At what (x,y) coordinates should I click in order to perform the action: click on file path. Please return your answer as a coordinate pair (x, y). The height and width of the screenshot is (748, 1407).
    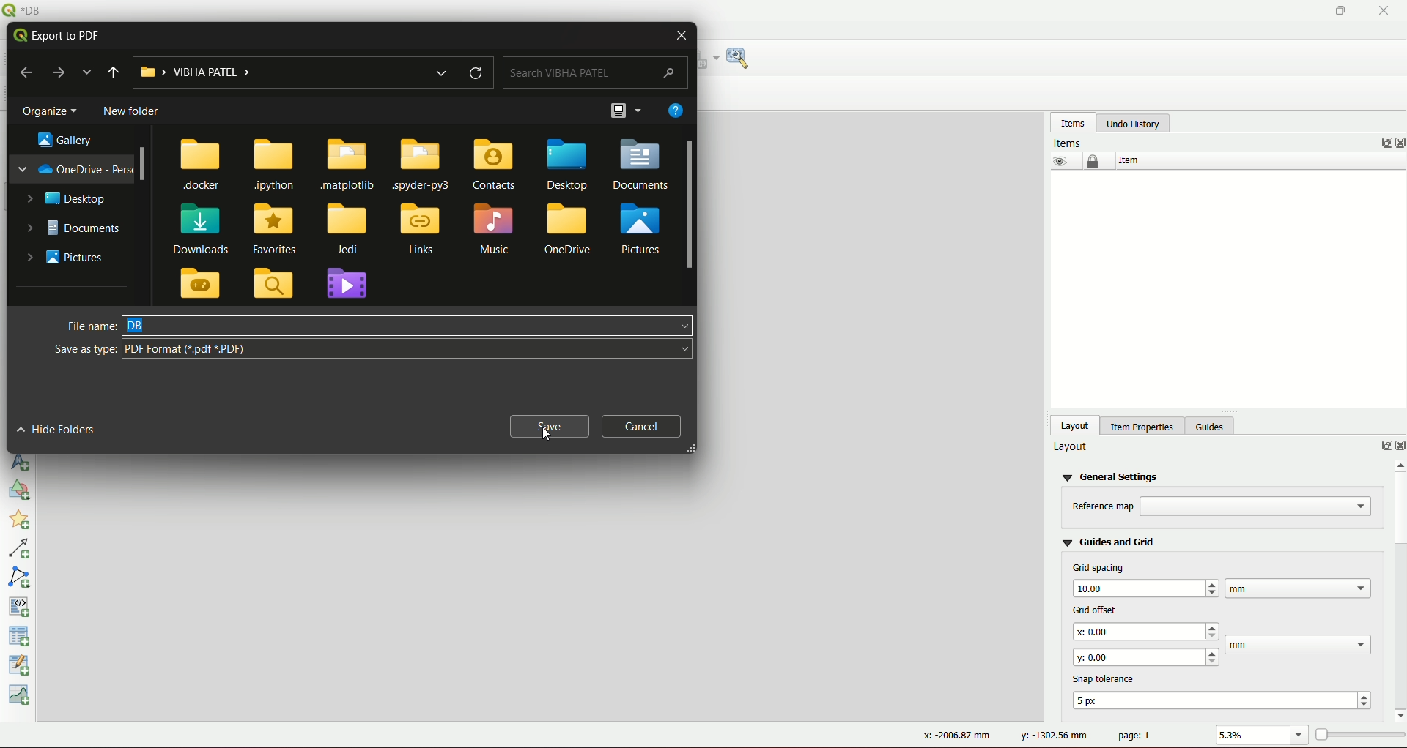
    Looking at the image, I should click on (293, 72).